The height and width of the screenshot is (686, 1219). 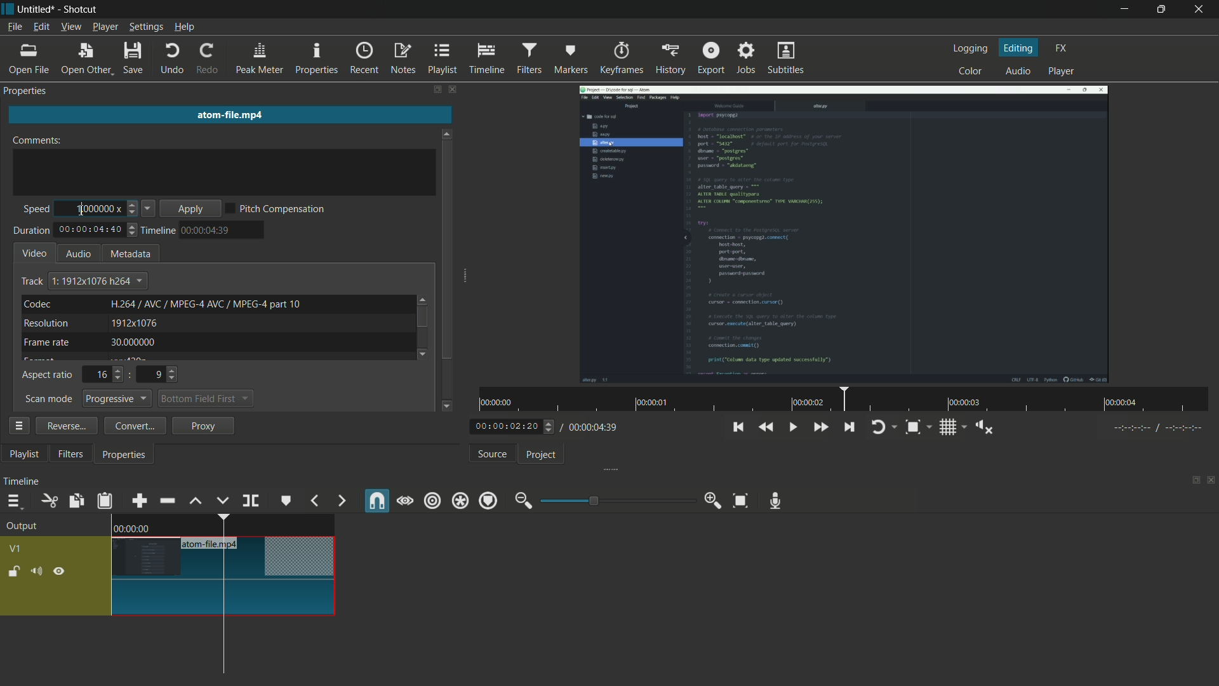 What do you see at coordinates (485, 58) in the screenshot?
I see `timeline` at bounding box center [485, 58].